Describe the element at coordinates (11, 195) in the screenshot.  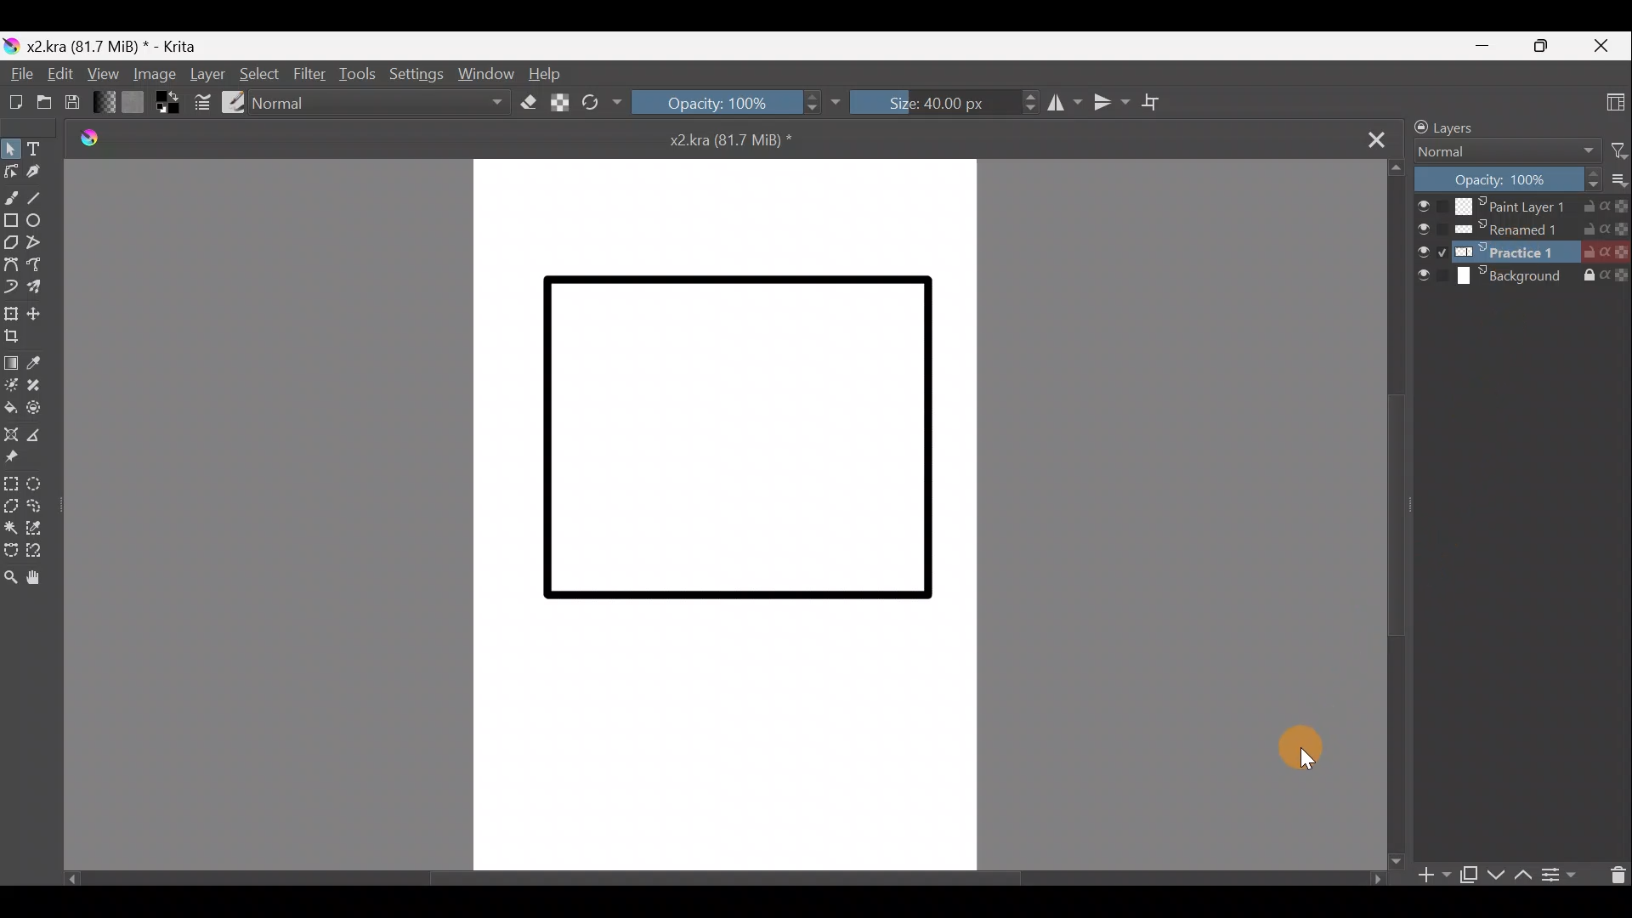
I see `Freehand brush tool` at that location.